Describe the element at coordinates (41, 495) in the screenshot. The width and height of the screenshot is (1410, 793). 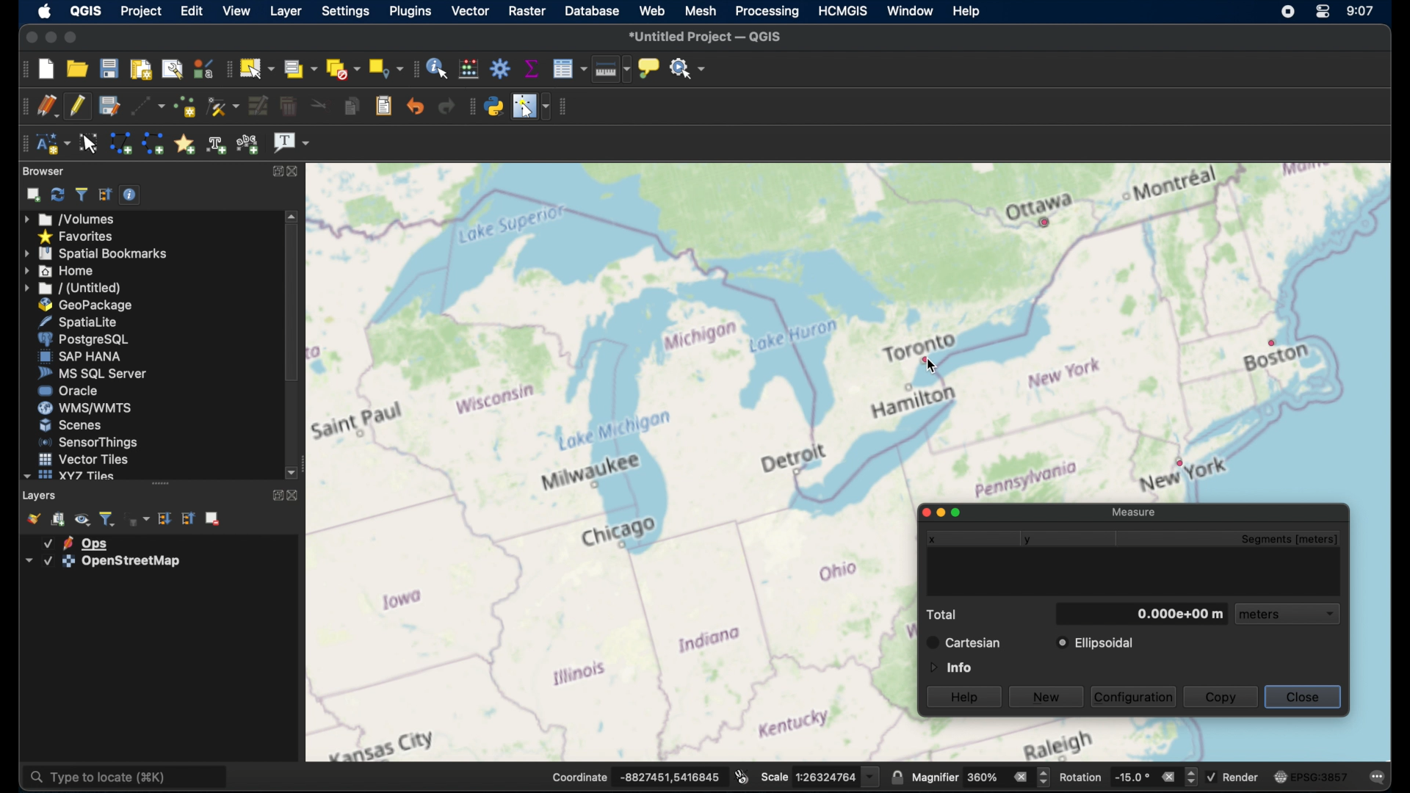
I see `layers` at that location.